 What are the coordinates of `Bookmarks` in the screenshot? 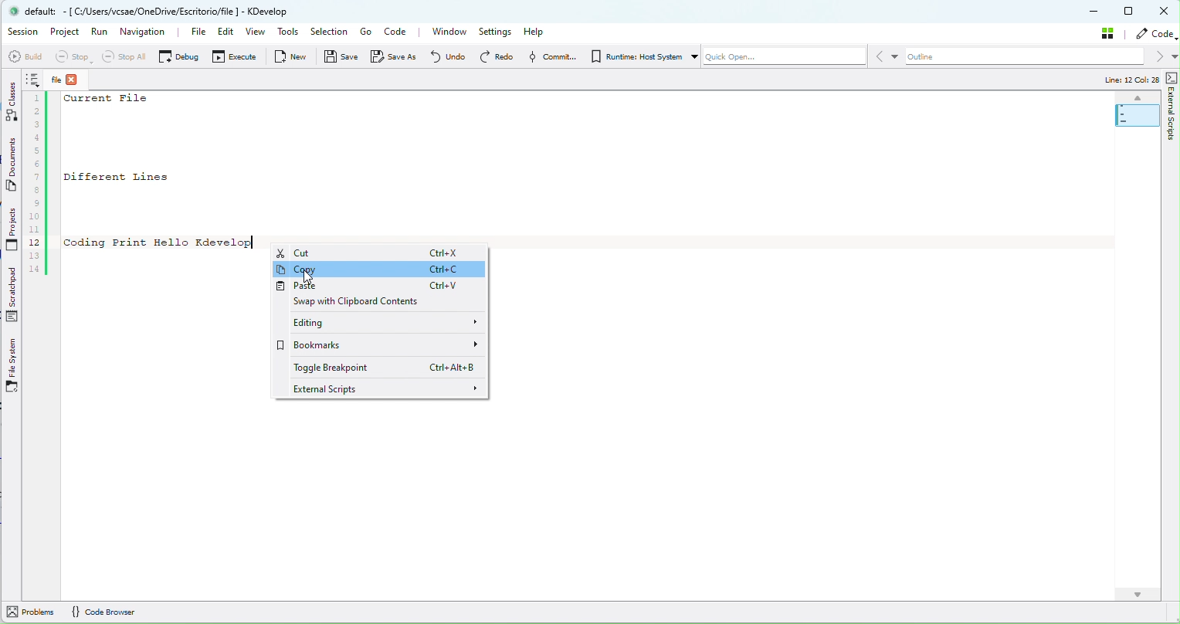 It's located at (380, 342).